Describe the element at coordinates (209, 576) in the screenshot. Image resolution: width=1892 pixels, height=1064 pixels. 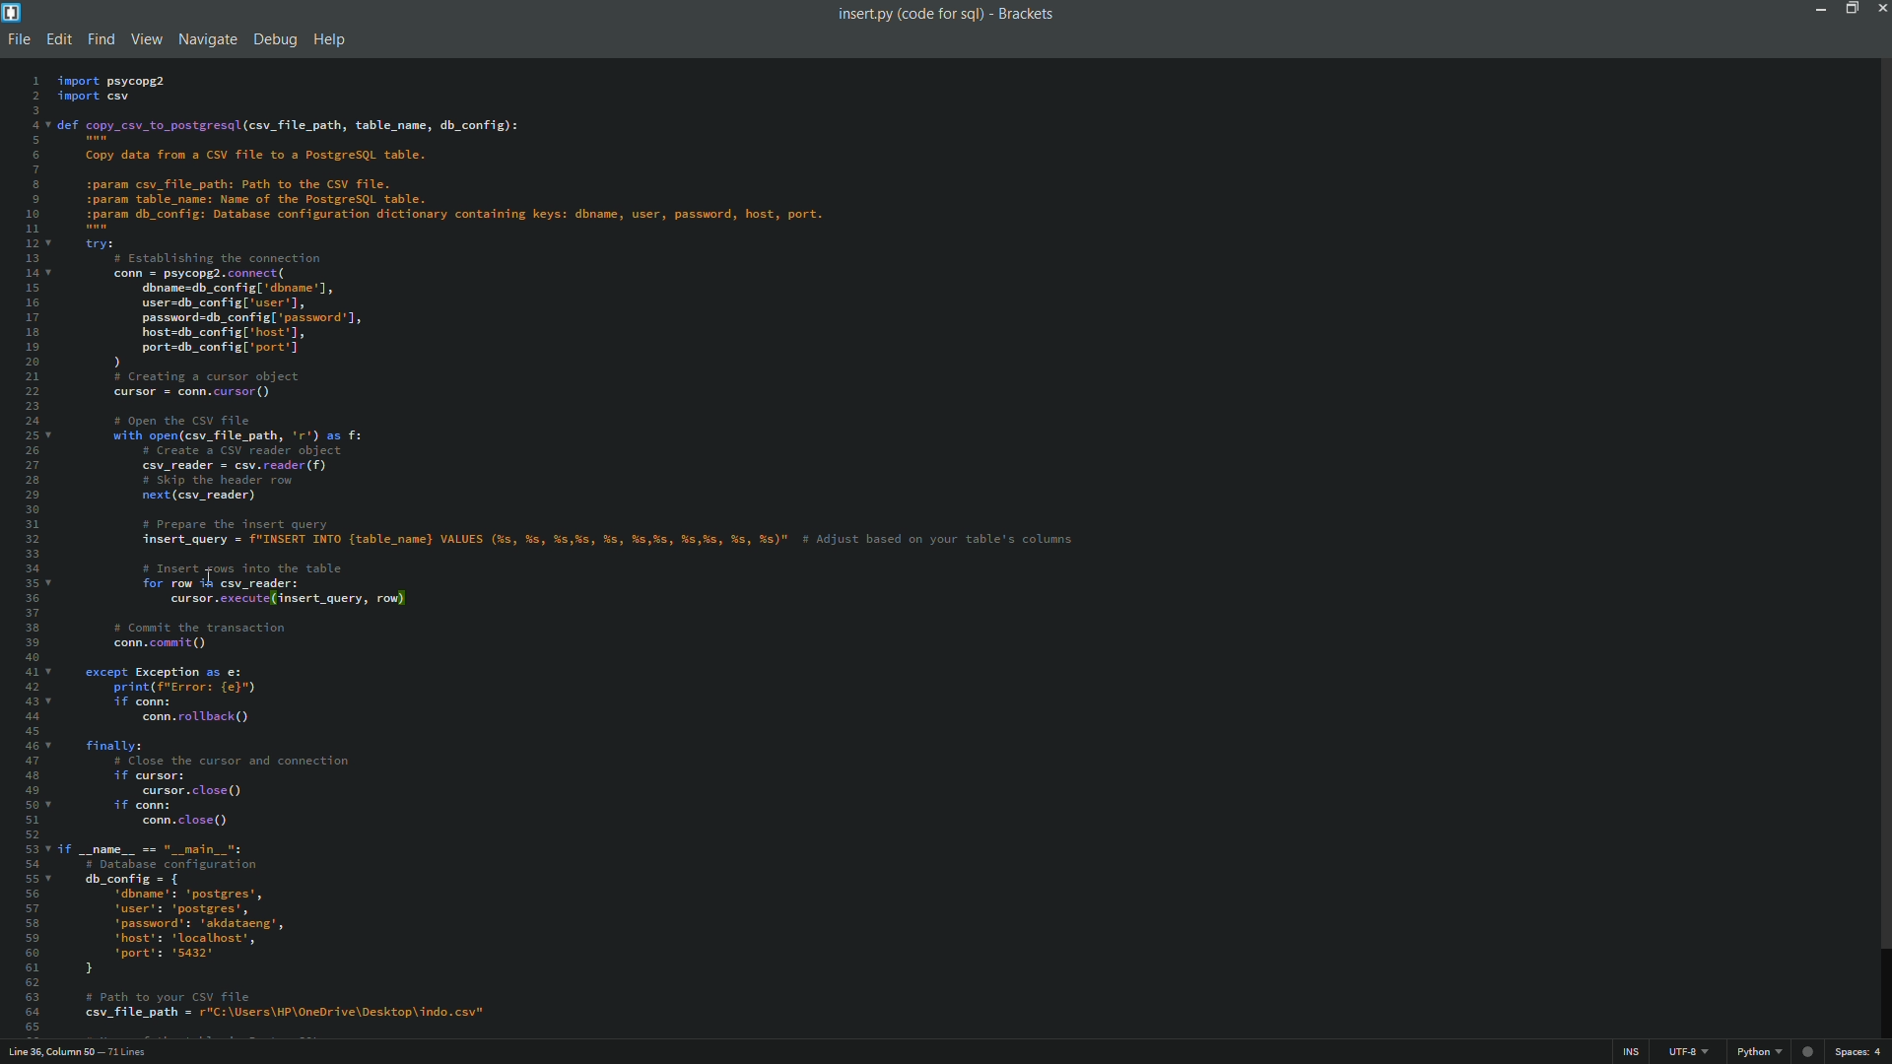
I see `cursor` at that location.